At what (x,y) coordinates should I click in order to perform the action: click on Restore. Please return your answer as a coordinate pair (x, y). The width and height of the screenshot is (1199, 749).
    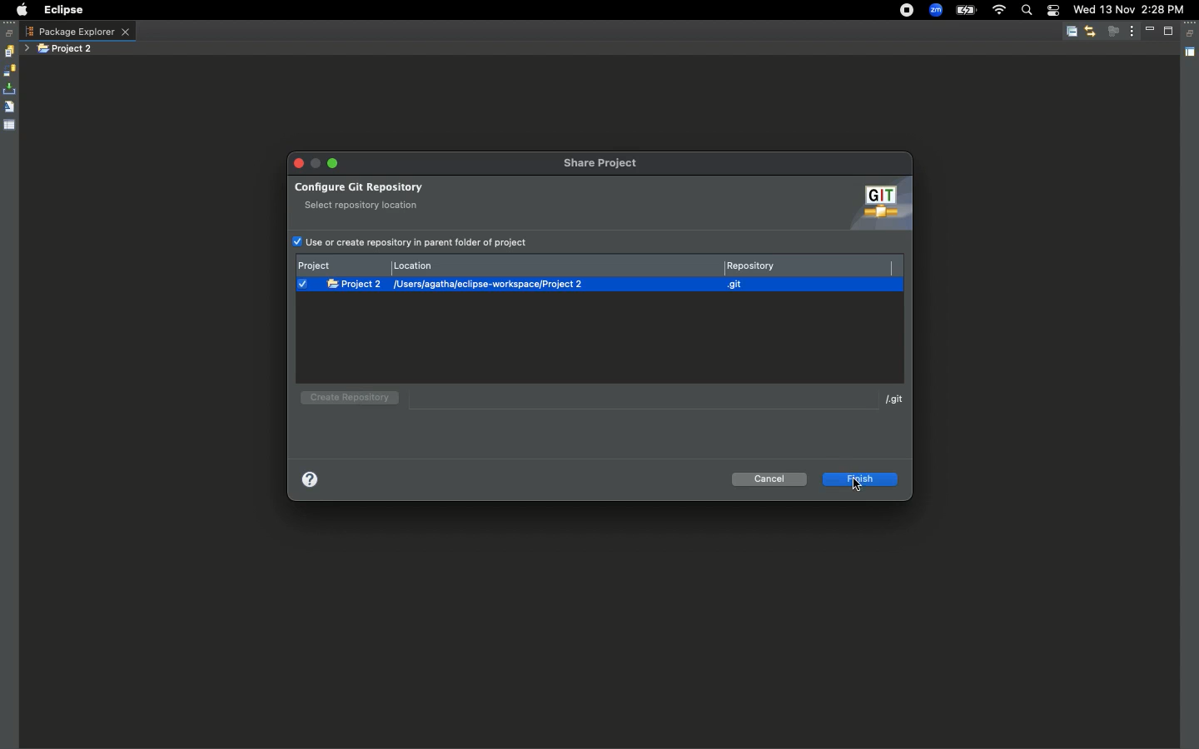
    Looking at the image, I should click on (10, 33).